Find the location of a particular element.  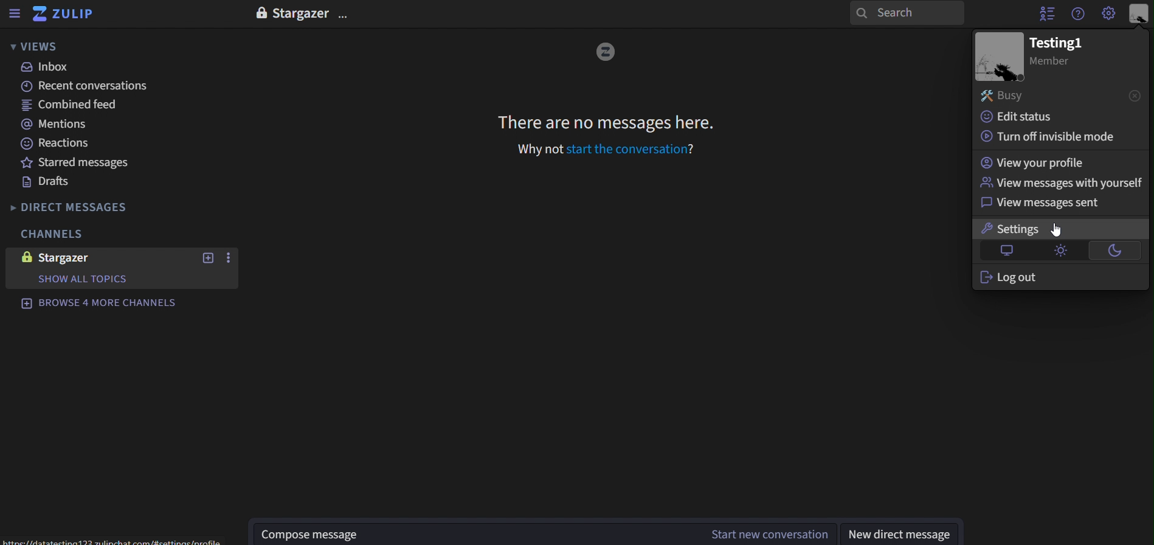

main menu is located at coordinates (1108, 14).